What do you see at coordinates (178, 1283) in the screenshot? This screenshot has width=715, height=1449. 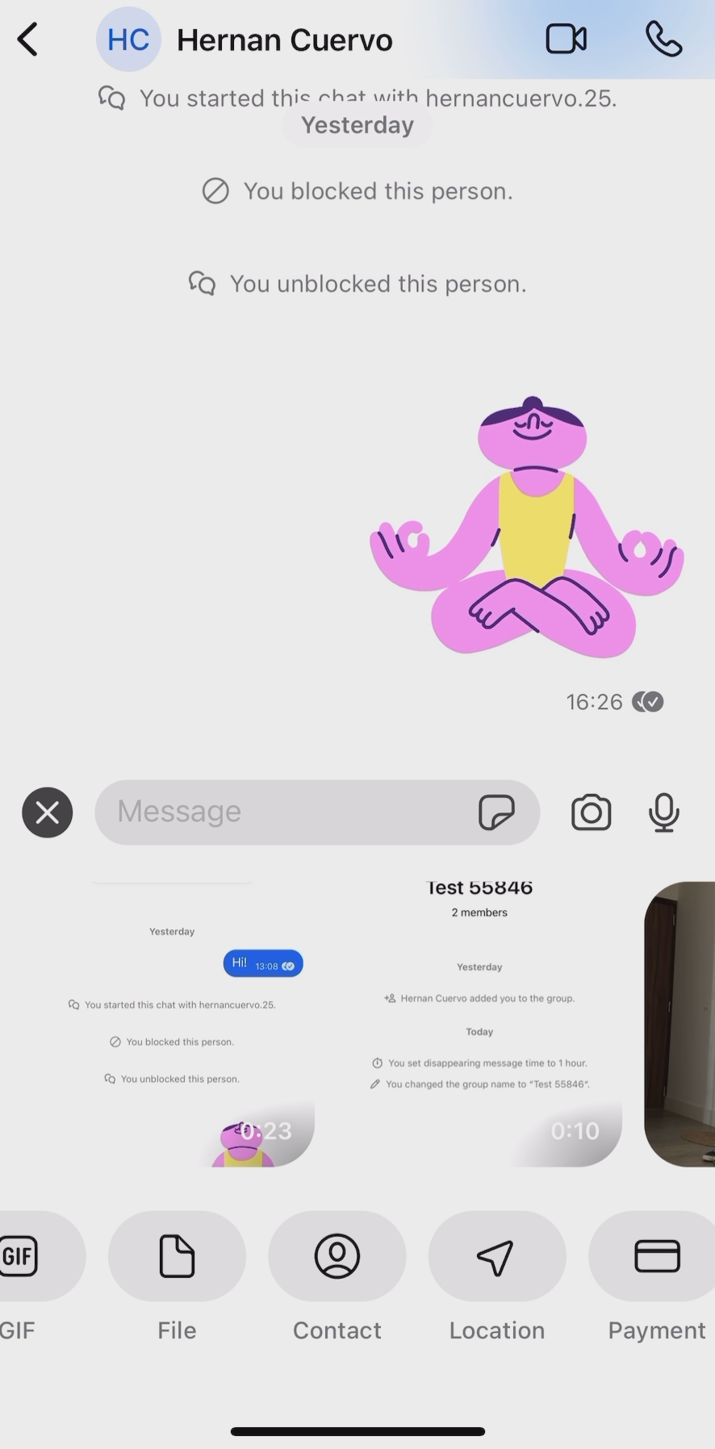 I see `file button` at bounding box center [178, 1283].